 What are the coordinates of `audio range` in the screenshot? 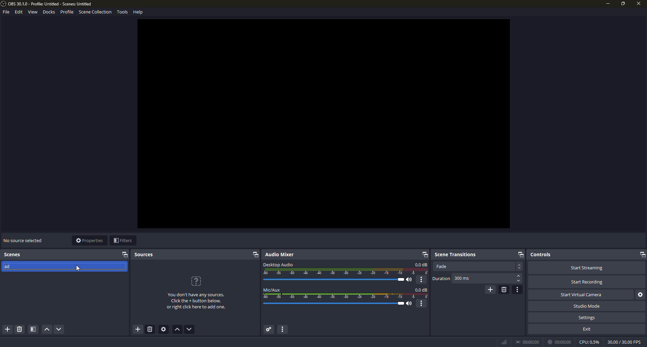 It's located at (346, 272).